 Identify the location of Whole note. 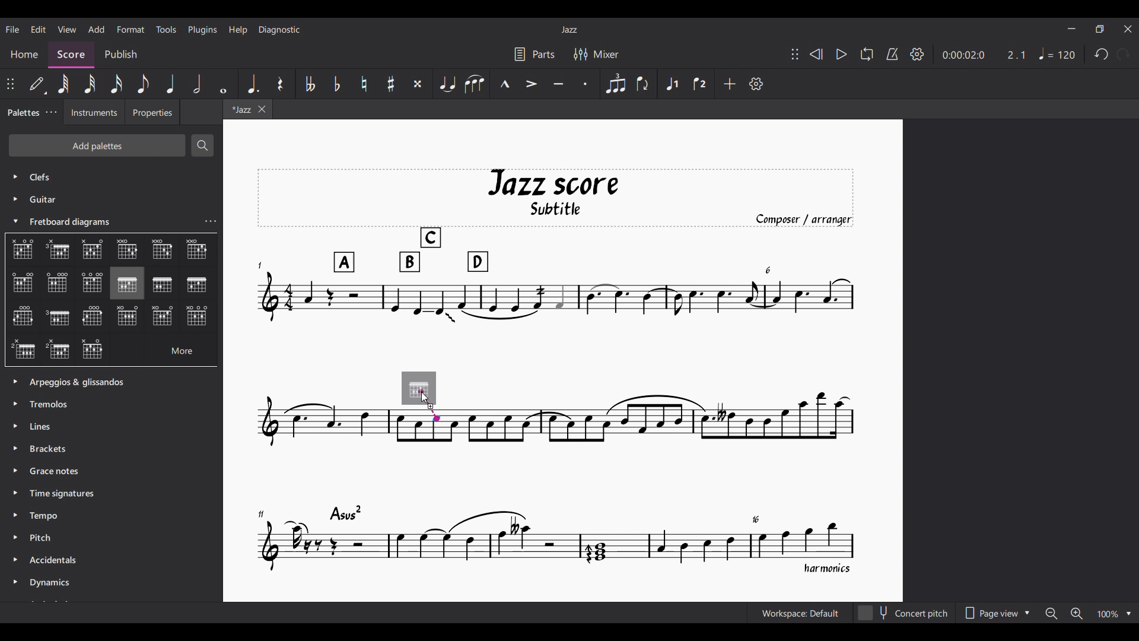
(225, 84).